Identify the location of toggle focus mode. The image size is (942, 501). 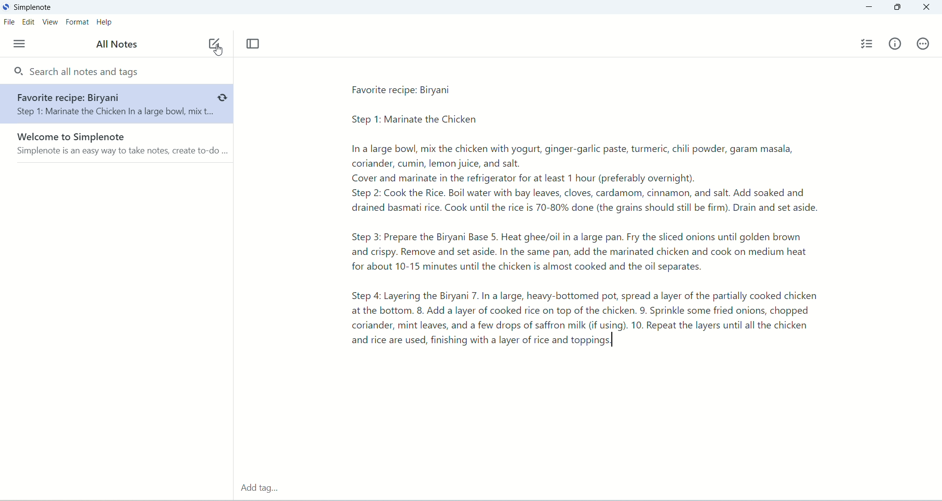
(254, 45).